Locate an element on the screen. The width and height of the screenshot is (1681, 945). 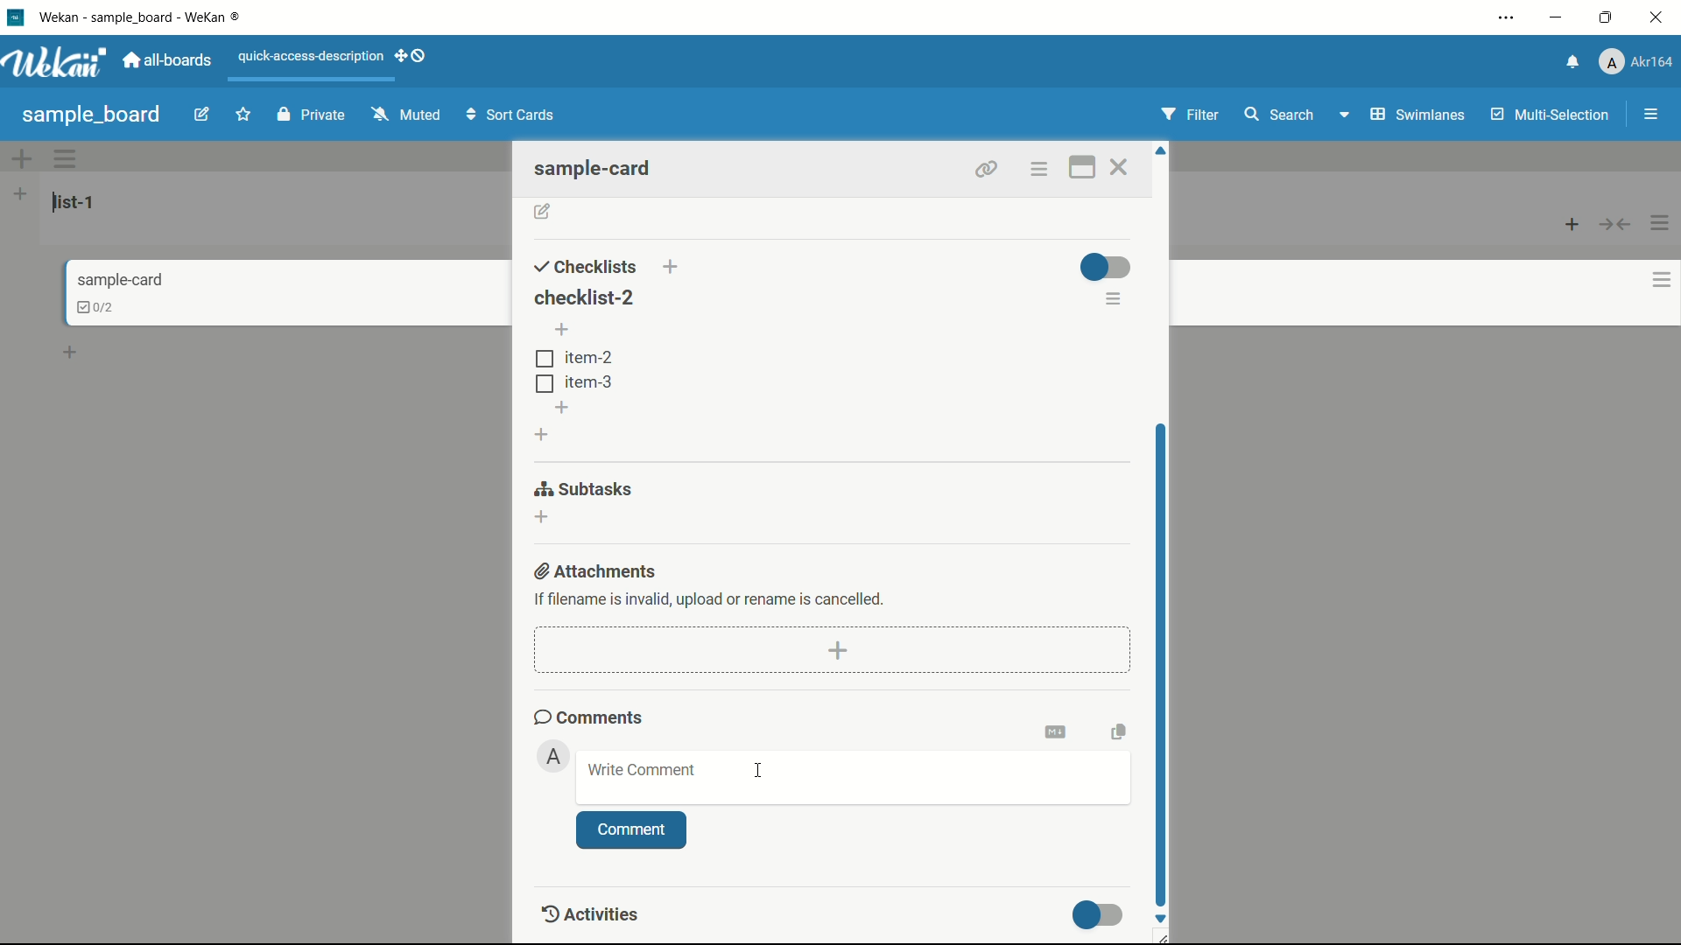
sample-card is located at coordinates (601, 168).